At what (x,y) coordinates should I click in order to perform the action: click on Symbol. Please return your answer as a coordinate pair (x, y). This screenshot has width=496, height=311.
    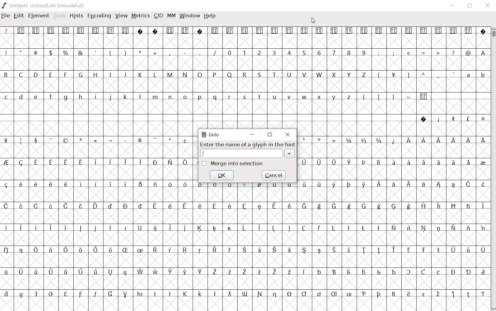
    Looking at the image, I should click on (364, 163).